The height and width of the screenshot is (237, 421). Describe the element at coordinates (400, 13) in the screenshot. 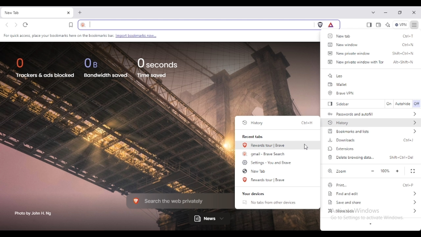

I see `maximize` at that location.